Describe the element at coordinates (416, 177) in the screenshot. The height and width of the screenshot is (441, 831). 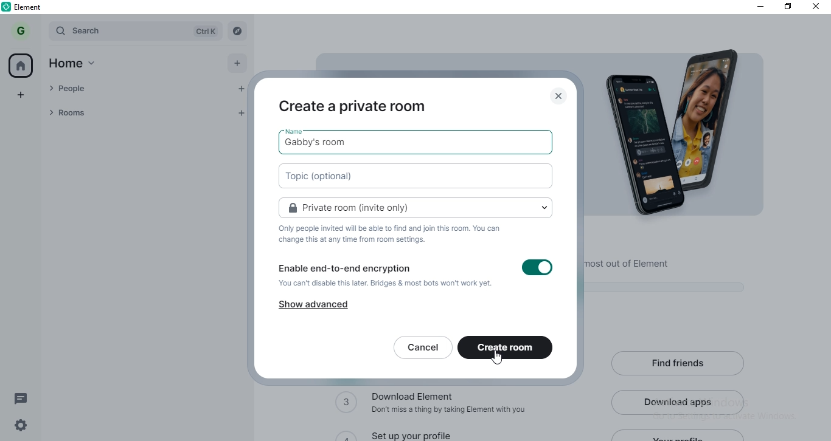
I see `new video room` at that location.